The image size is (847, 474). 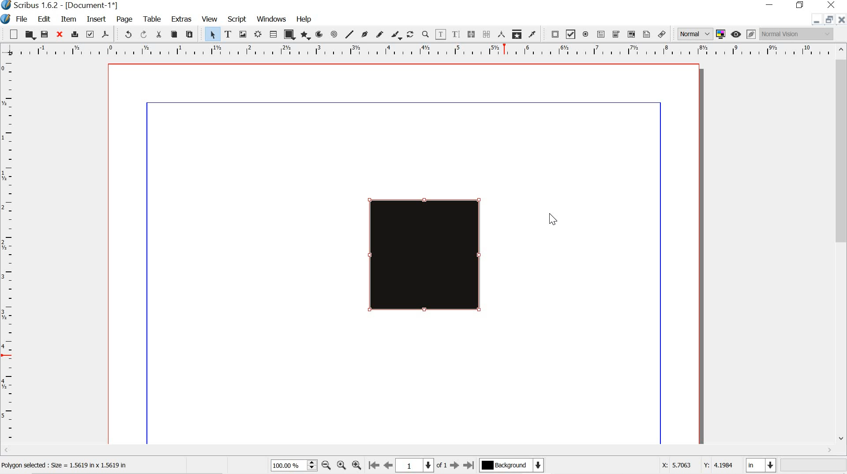 I want to click on eye dropper, so click(x=535, y=34).